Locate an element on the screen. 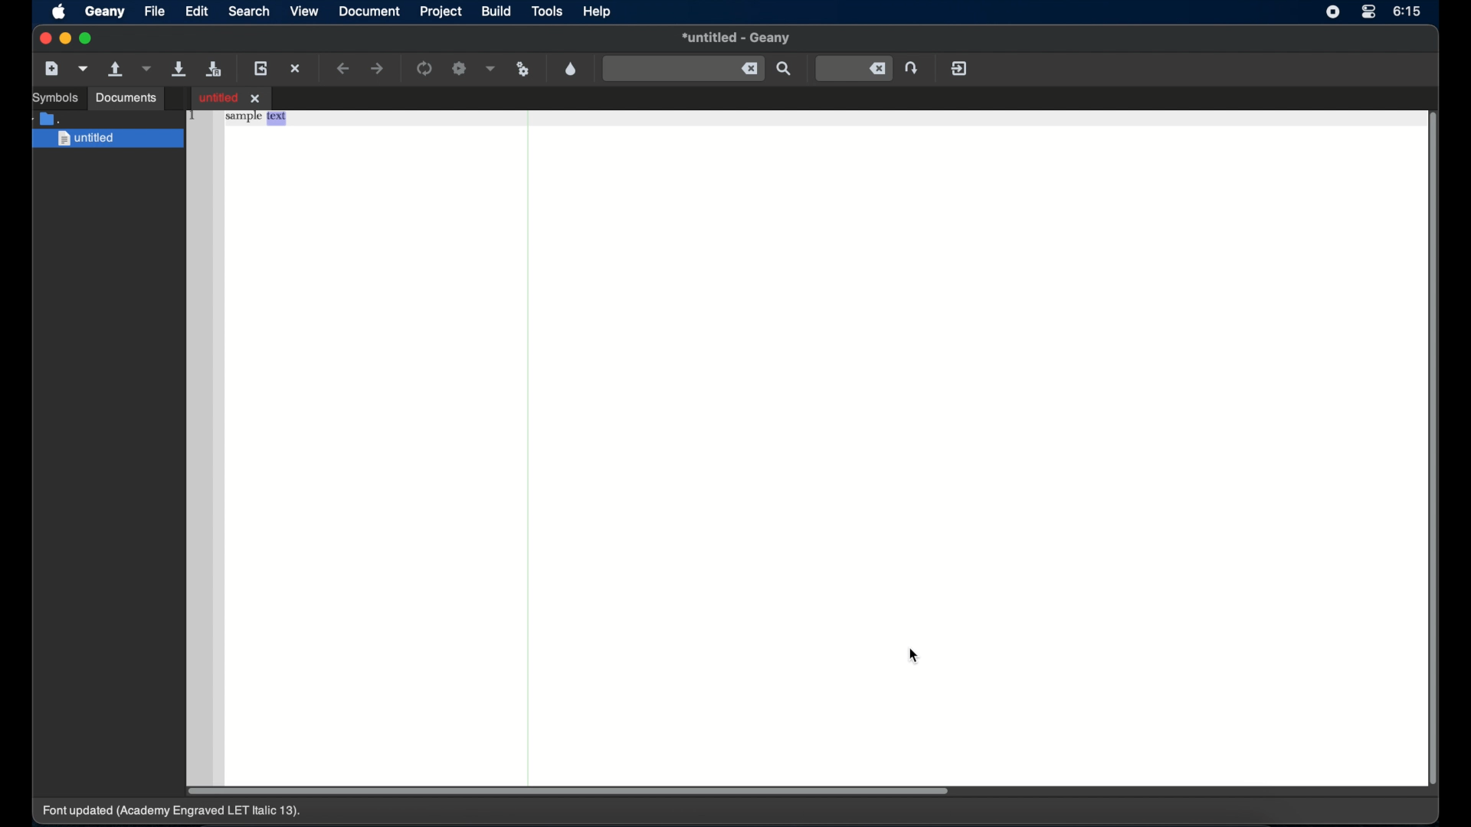 Image resolution: width=1471 pixels, height=827 pixels. build is located at coordinates (496, 11).